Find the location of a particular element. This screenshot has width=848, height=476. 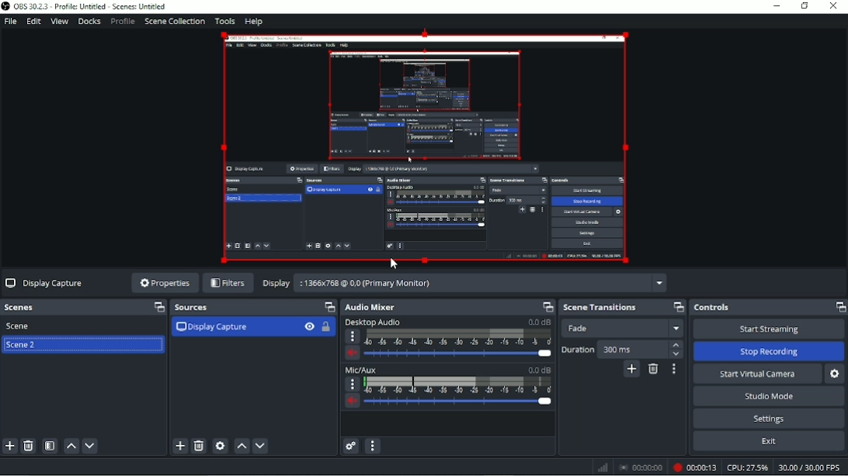

Profile is located at coordinates (122, 22).